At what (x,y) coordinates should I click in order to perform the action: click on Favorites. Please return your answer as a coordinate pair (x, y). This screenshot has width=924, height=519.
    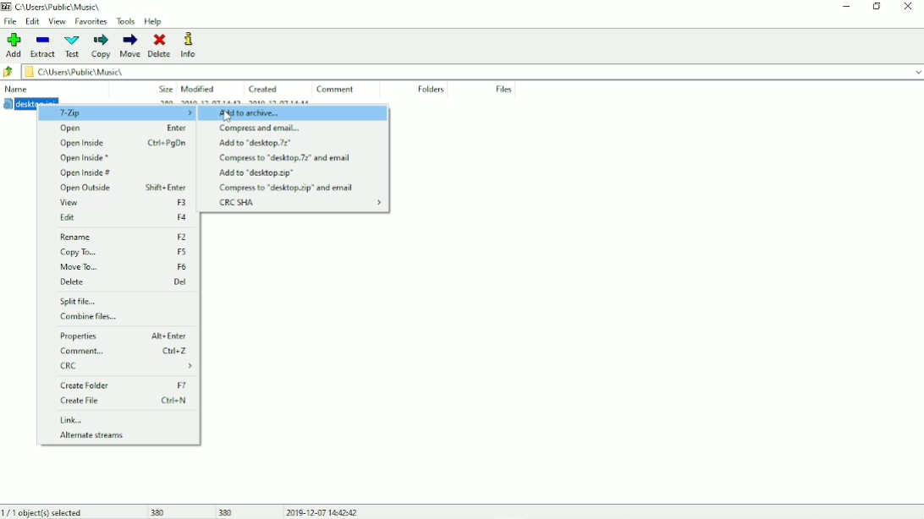
    Looking at the image, I should click on (91, 22).